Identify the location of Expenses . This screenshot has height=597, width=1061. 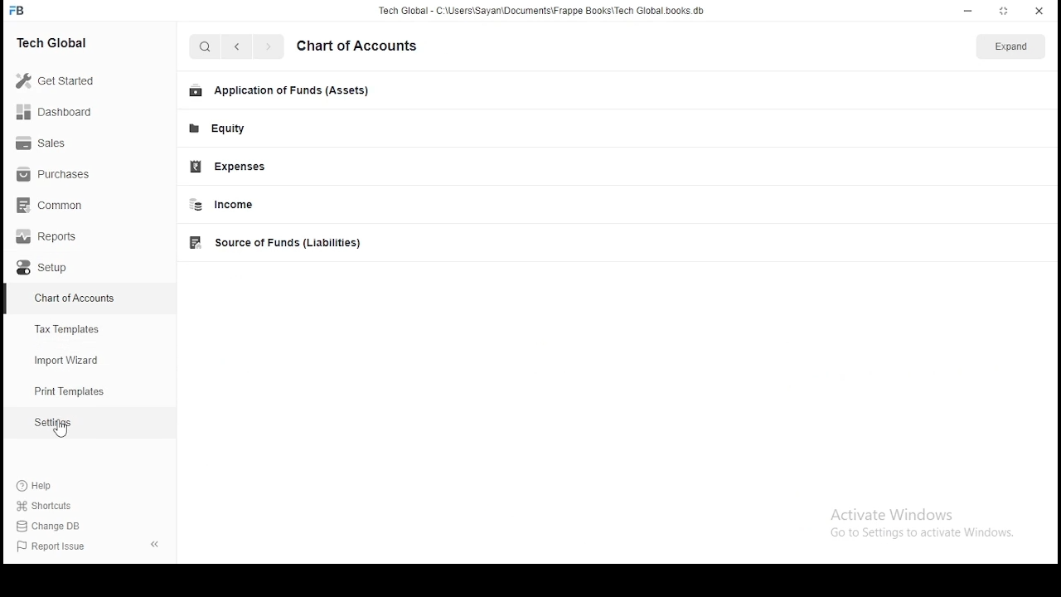
(247, 167).